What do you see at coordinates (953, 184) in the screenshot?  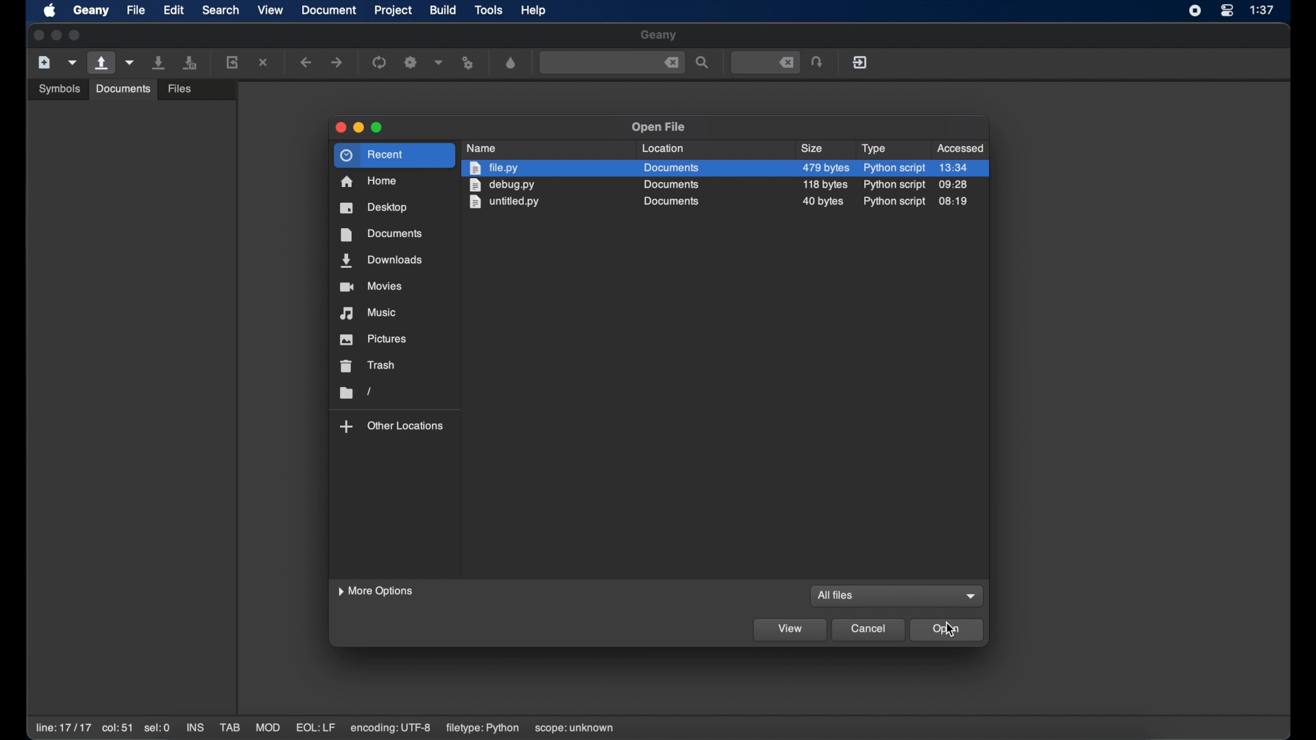 I see `9.28` at bounding box center [953, 184].